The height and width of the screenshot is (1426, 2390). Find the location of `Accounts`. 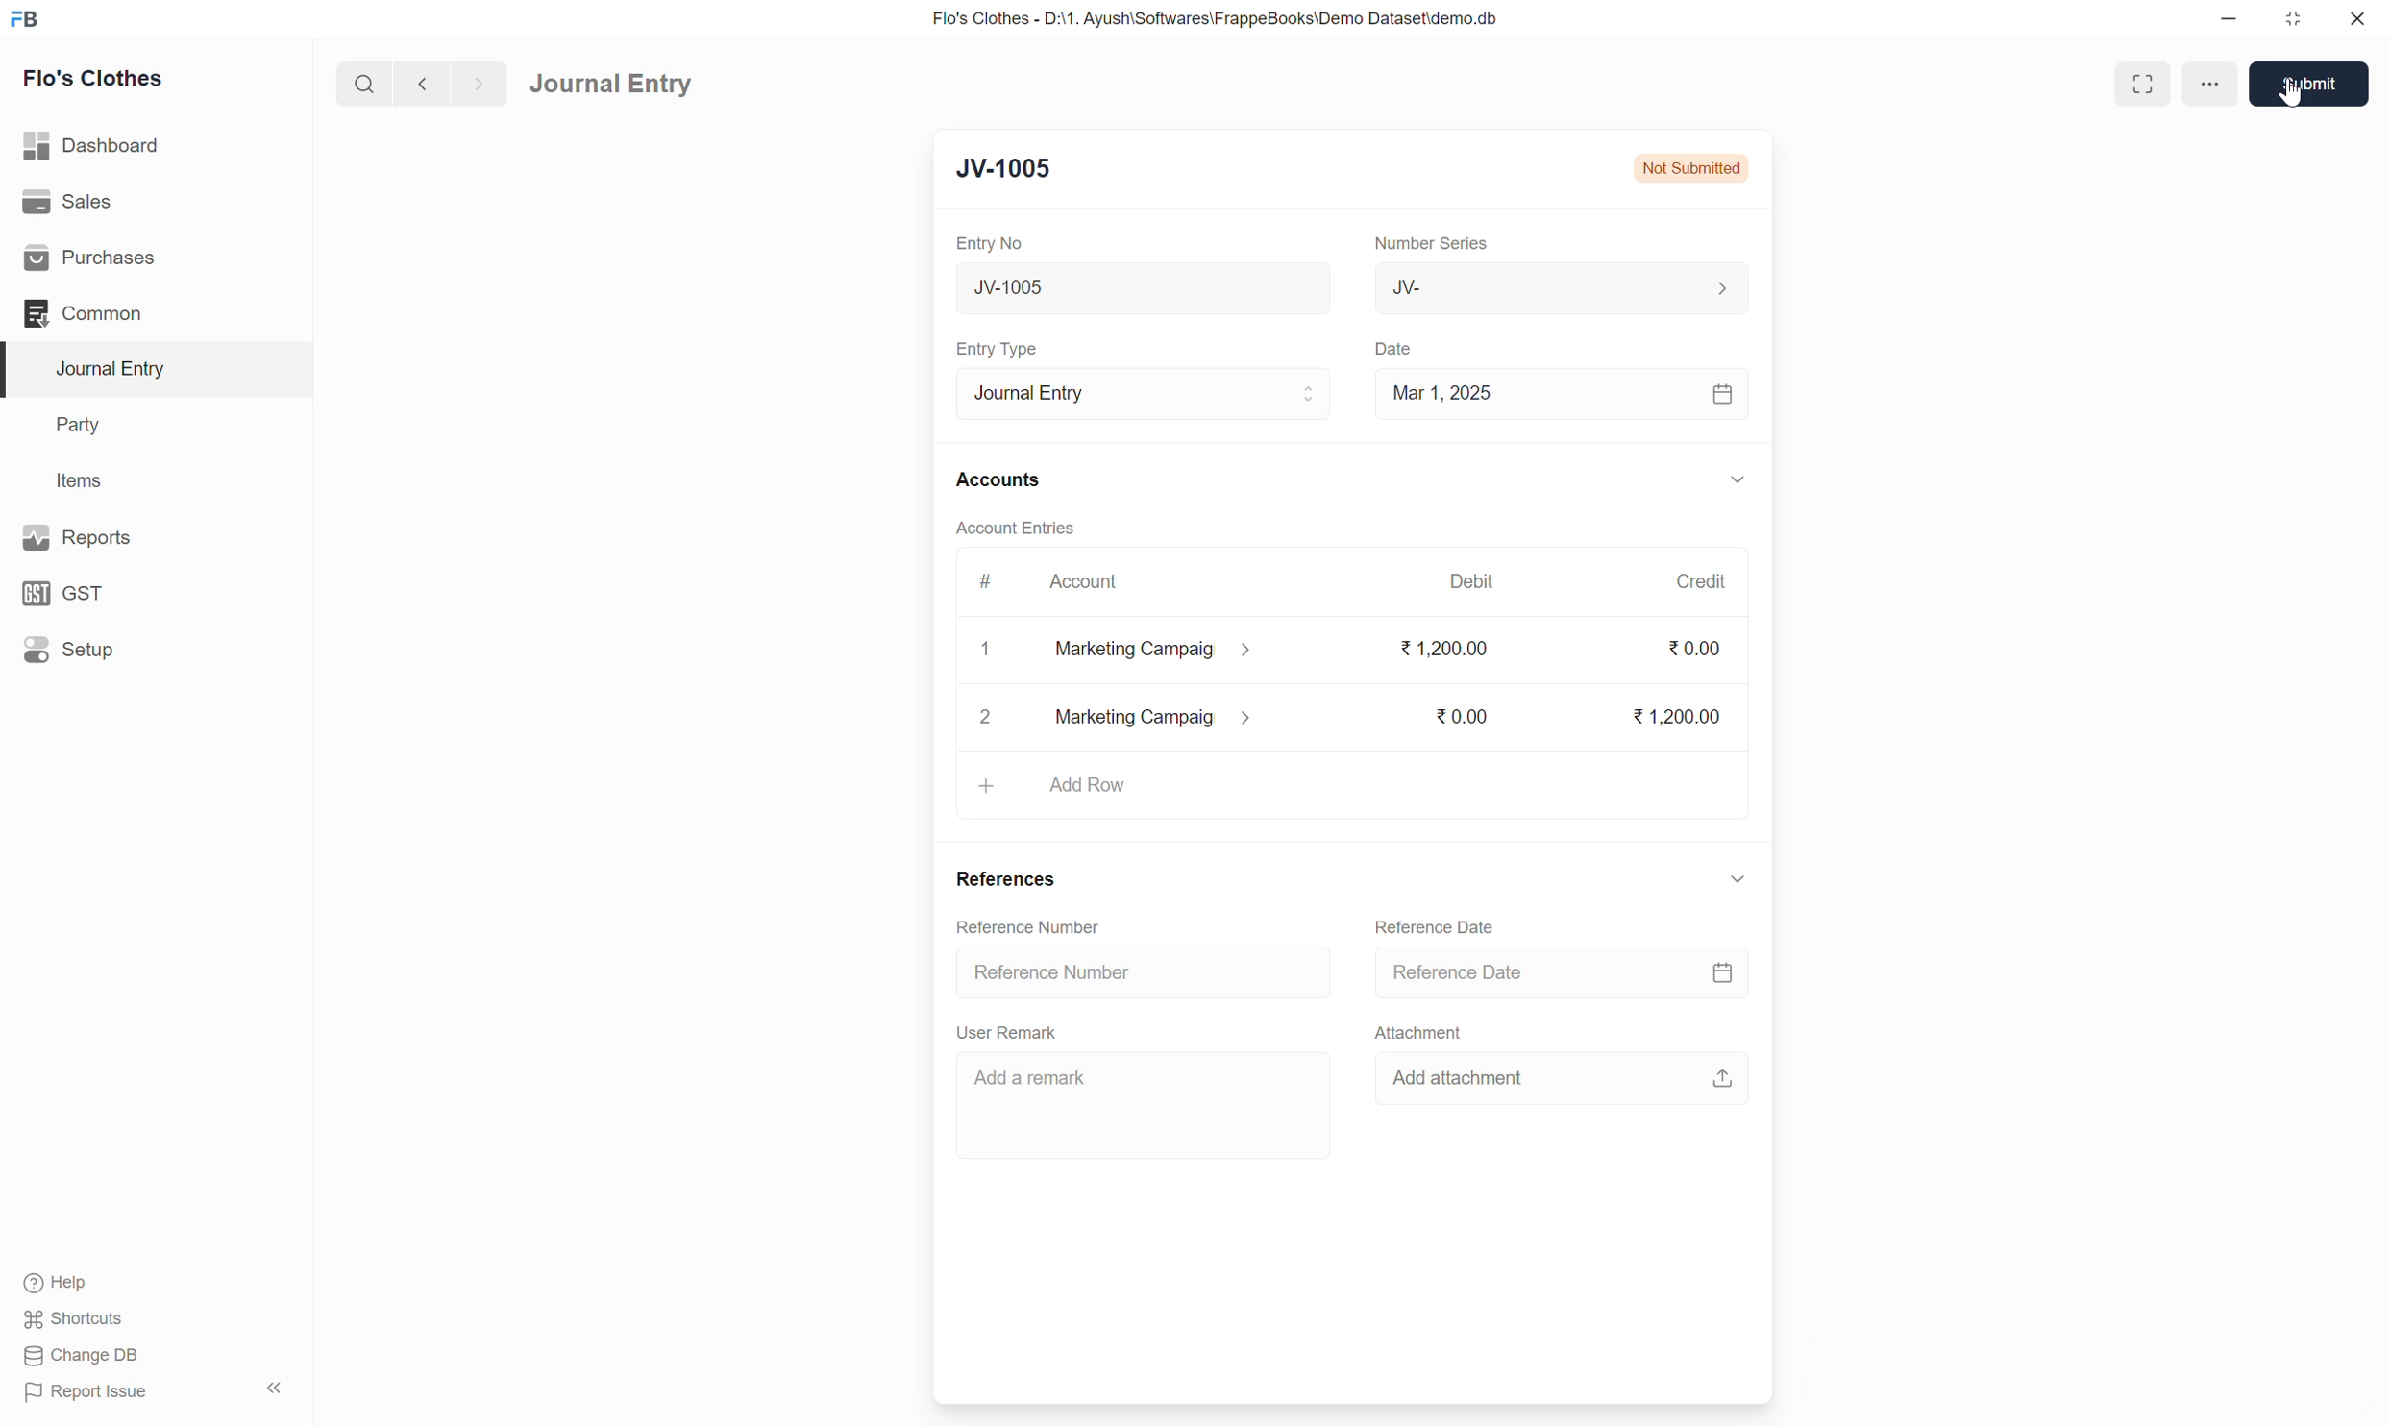

Accounts is located at coordinates (1001, 477).